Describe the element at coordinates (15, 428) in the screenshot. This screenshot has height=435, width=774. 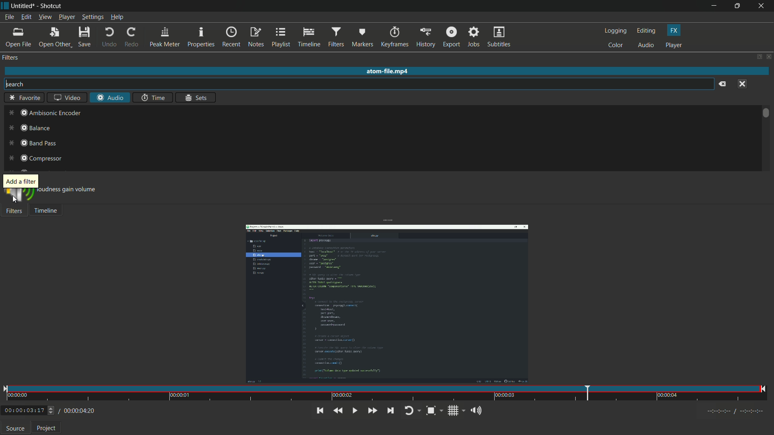
I see `source` at that location.